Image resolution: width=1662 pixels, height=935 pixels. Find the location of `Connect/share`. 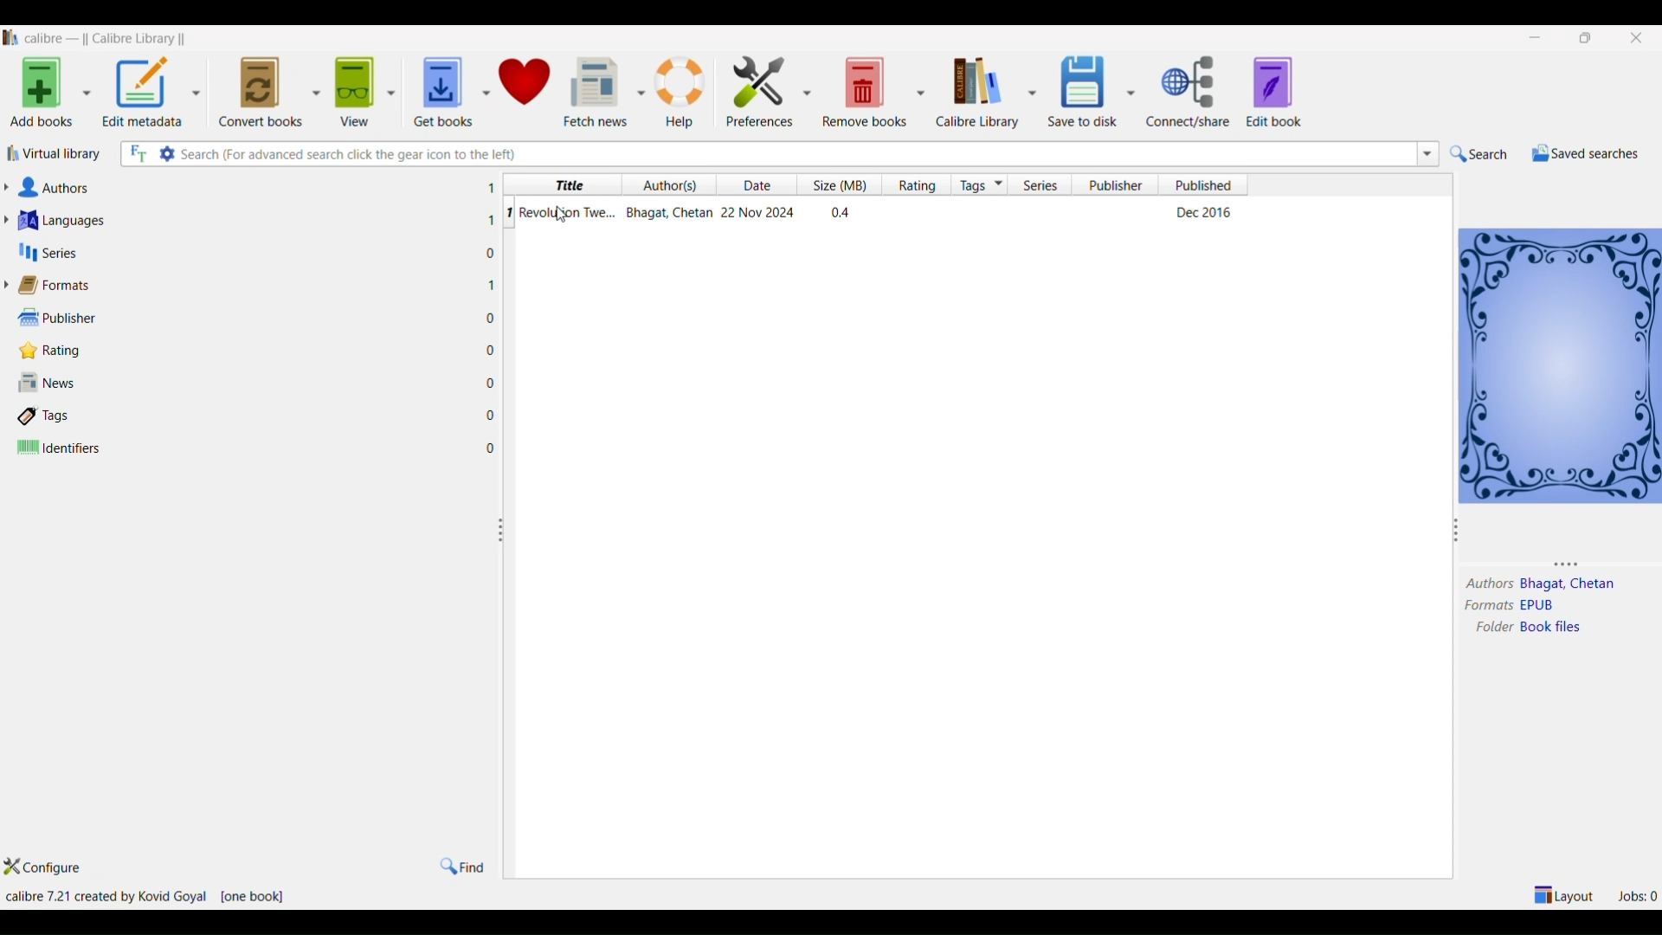

Connect/share is located at coordinates (1191, 92).